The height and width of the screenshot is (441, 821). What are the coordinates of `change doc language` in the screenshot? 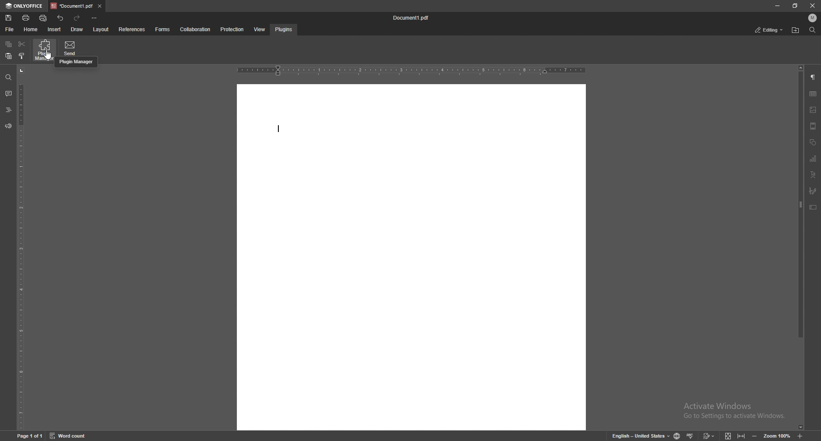 It's located at (677, 435).